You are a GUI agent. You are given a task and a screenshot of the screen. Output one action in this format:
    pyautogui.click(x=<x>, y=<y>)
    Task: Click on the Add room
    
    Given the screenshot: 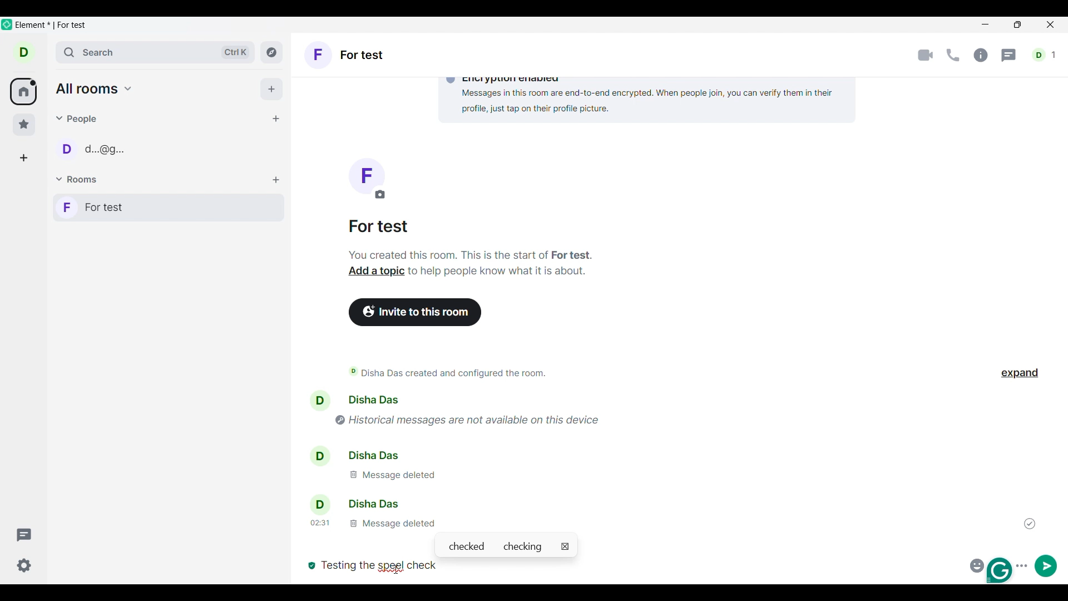 What is the action you would take?
    pyautogui.click(x=276, y=180)
    